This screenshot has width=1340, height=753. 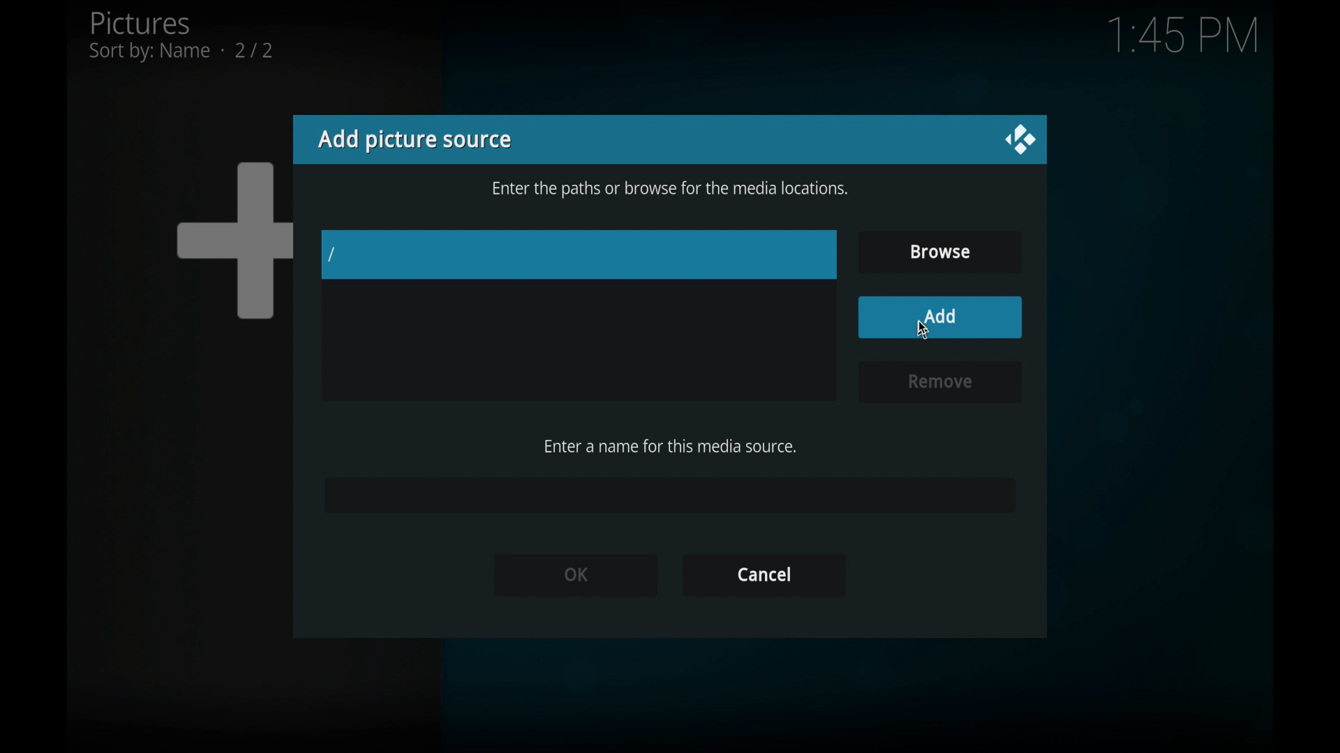 I want to click on browse, so click(x=939, y=252).